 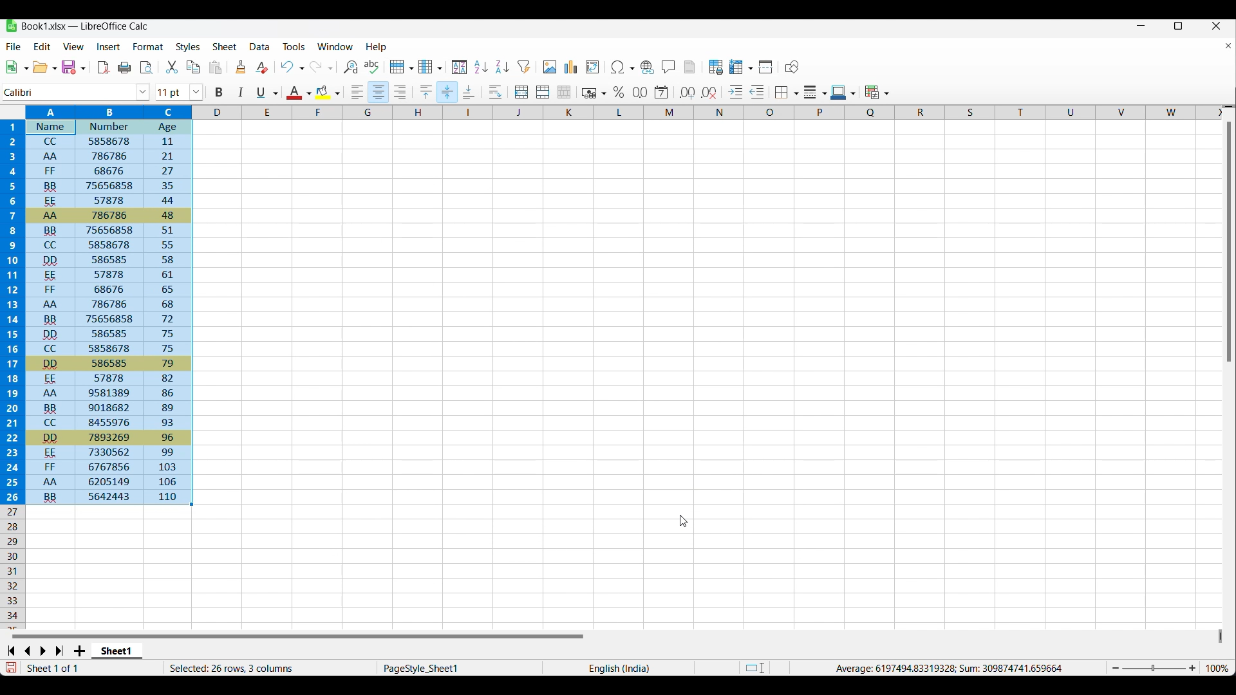 What do you see at coordinates (550, 66) in the screenshot?
I see `Insert image` at bounding box center [550, 66].